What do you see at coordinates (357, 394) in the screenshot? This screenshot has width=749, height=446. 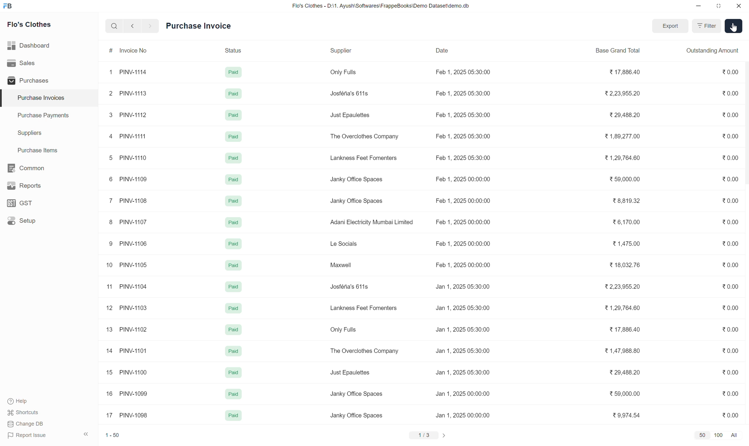 I see `Janky Office Spaces` at bounding box center [357, 394].